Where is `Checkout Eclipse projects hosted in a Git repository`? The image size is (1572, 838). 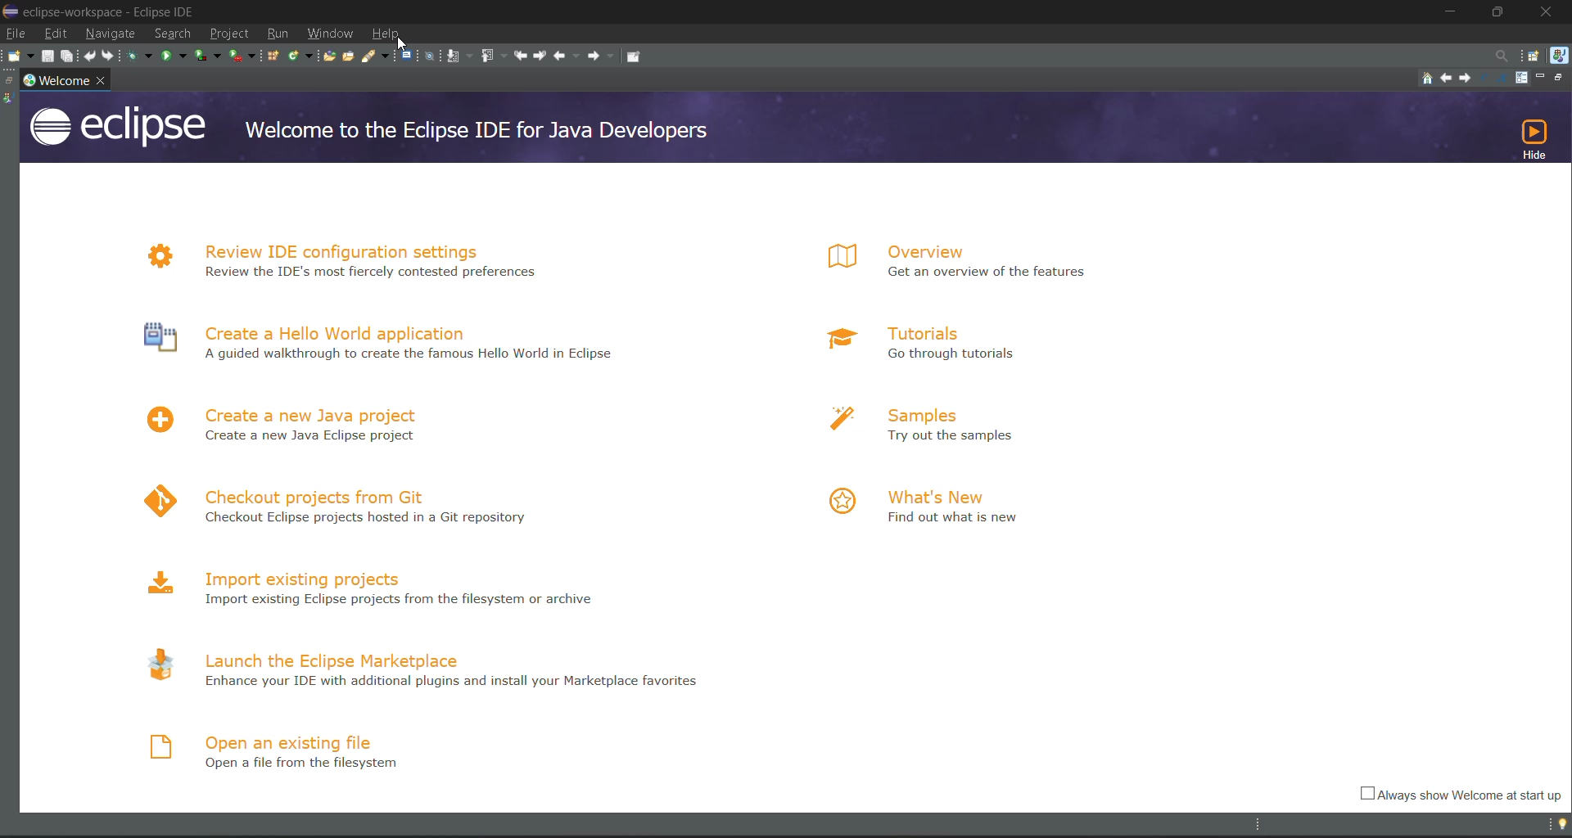 Checkout Eclipse projects hosted in a Git repository is located at coordinates (373, 522).